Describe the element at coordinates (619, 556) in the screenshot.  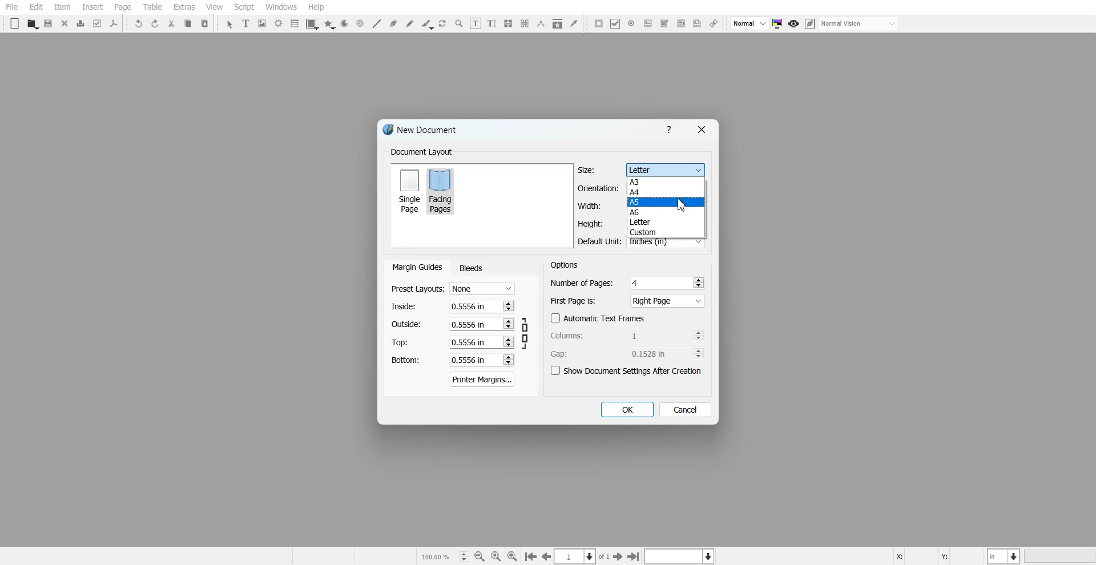
I see `Go to the First page` at that location.